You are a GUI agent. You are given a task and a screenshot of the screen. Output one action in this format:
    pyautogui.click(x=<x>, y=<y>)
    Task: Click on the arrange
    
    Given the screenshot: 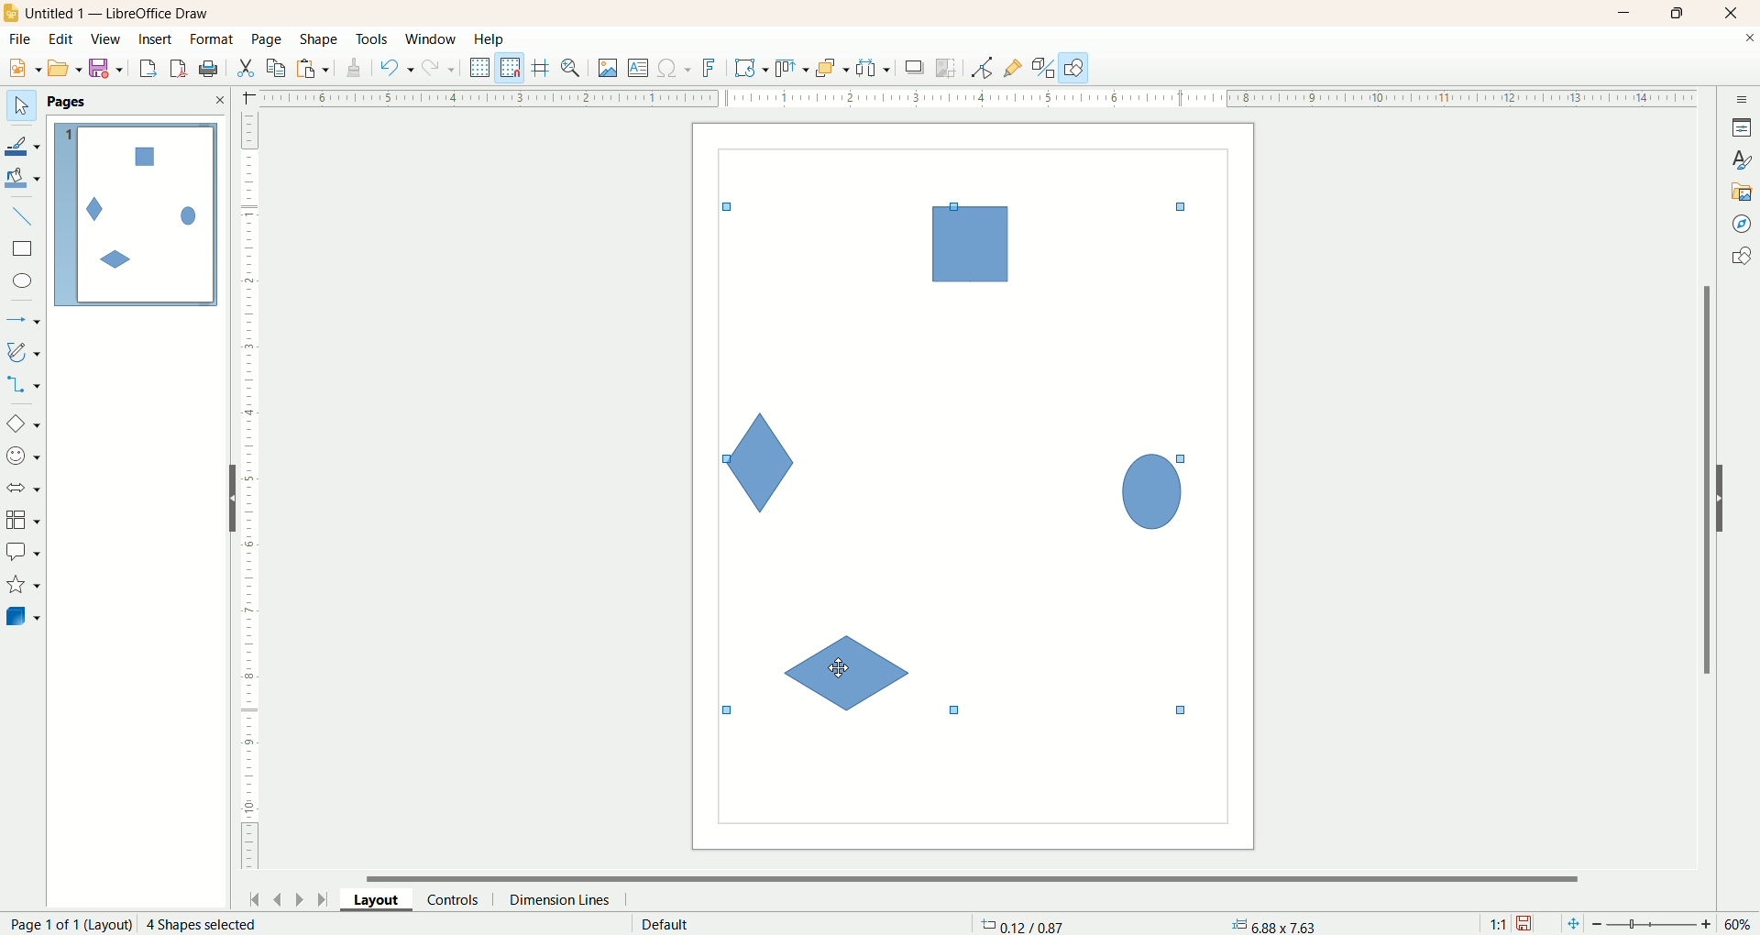 What is the action you would take?
    pyautogui.click(x=833, y=67)
    